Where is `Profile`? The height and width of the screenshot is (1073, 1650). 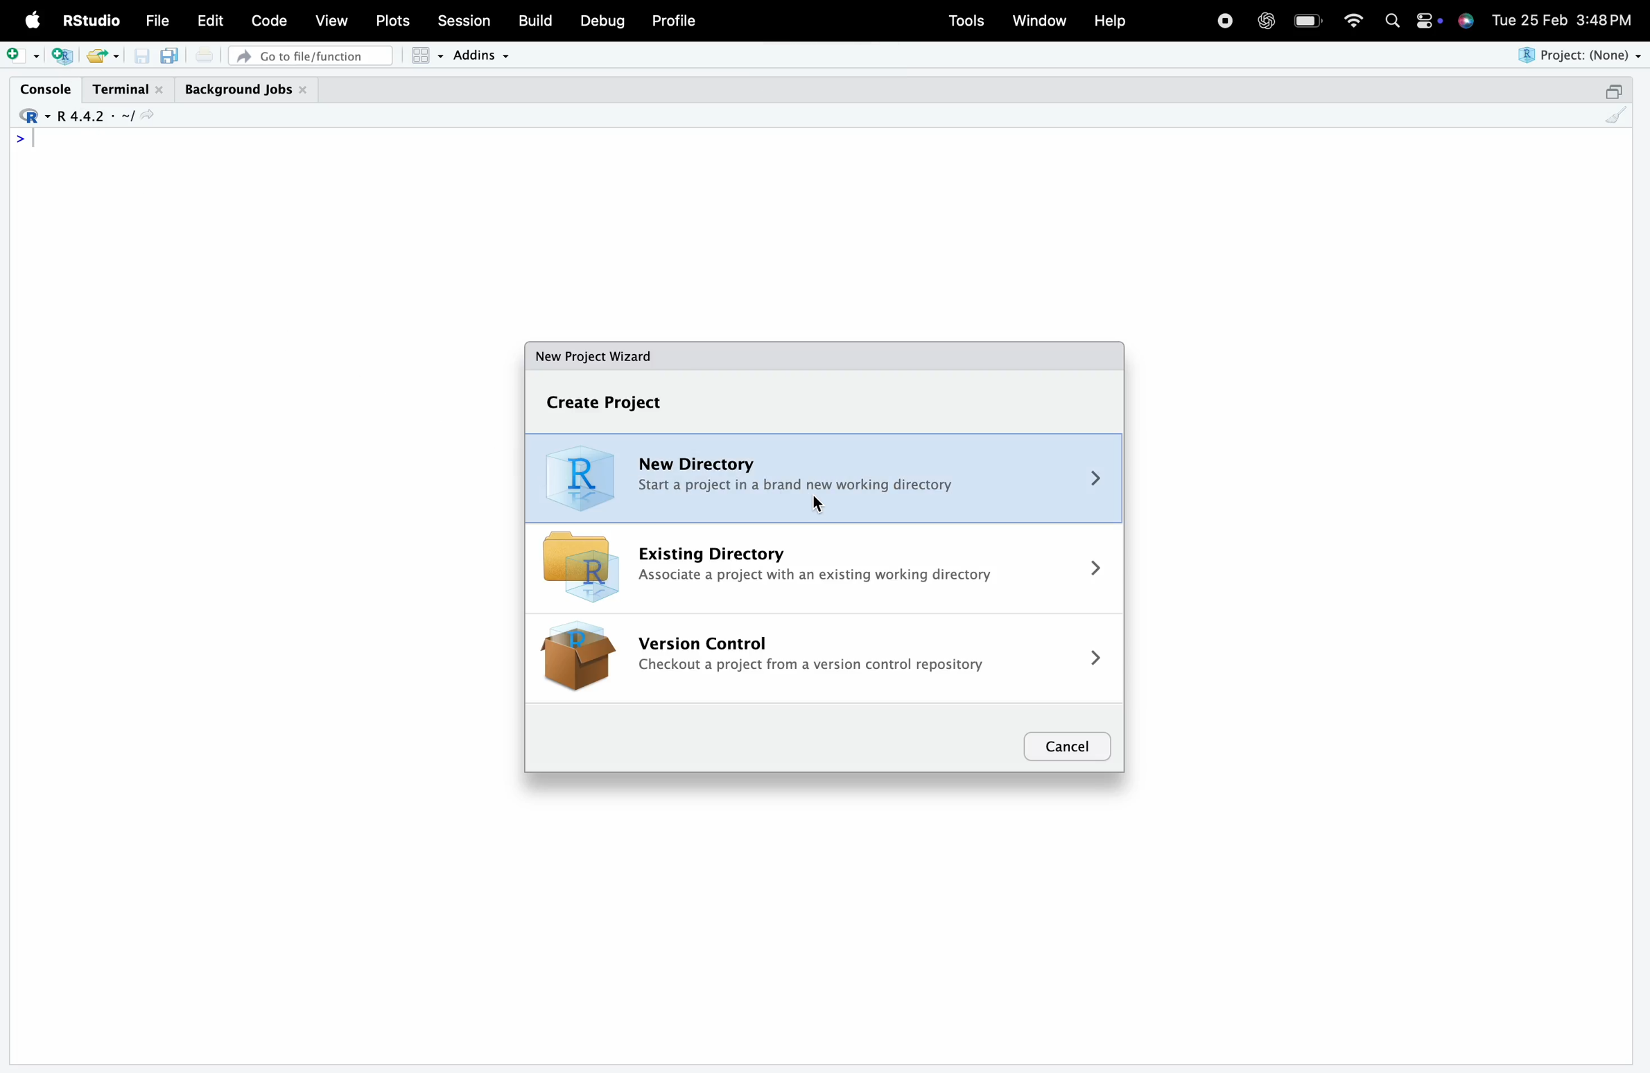 Profile is located at coordinates (675, 20).